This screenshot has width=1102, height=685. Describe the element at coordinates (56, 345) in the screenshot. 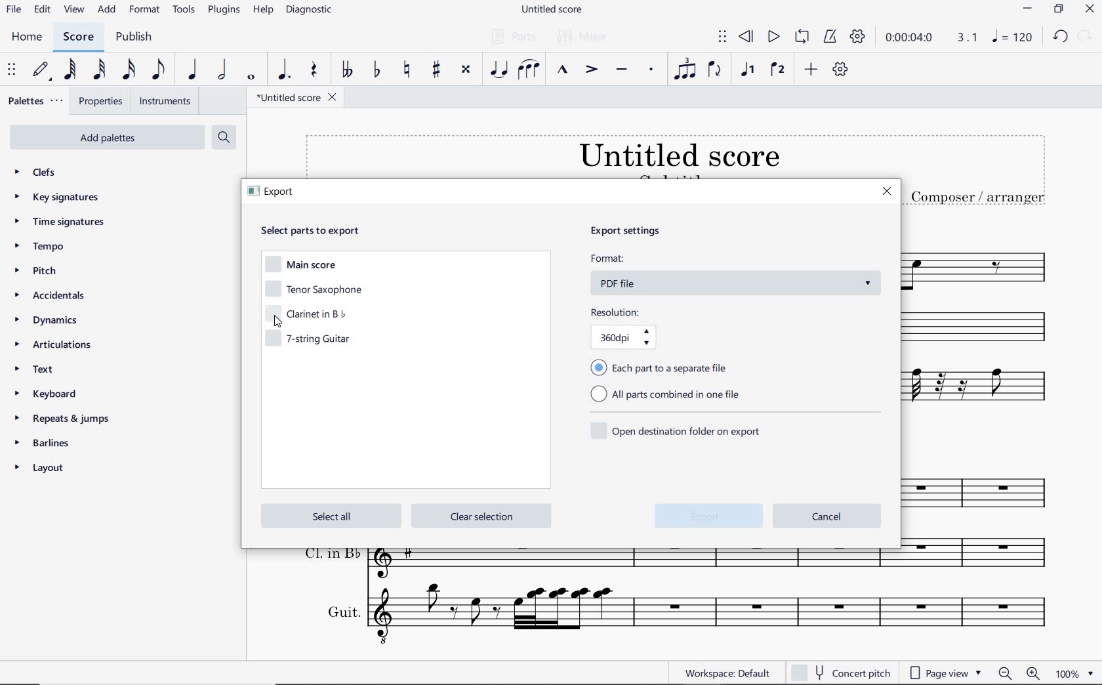

I see `articulations` at that location.